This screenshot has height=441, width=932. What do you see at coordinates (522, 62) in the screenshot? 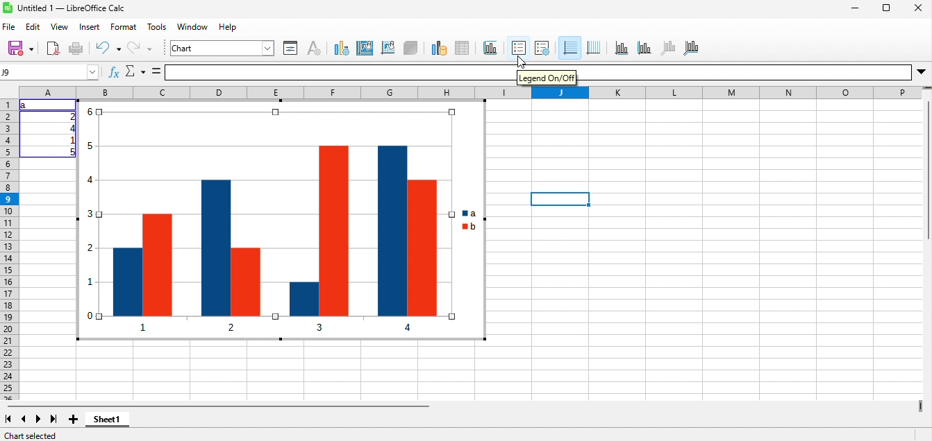
I see `Cursor` at bounding box center [522, 62].